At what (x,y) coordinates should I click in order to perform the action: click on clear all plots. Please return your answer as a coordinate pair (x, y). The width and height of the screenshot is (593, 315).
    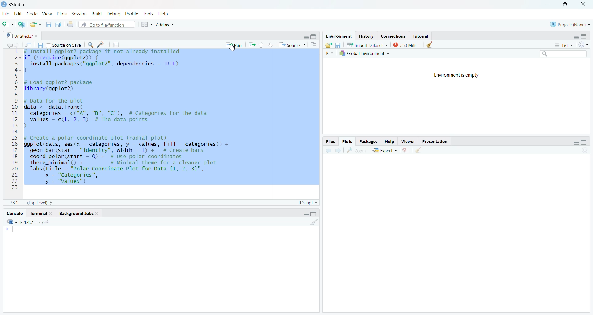
    Looking at the image, I should click on (420, 151).